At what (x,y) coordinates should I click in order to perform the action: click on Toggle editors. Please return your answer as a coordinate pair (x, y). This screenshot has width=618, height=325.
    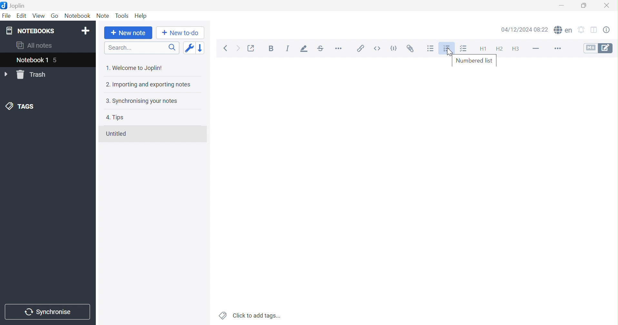
    Looking at the image, I should click on (598, 48).